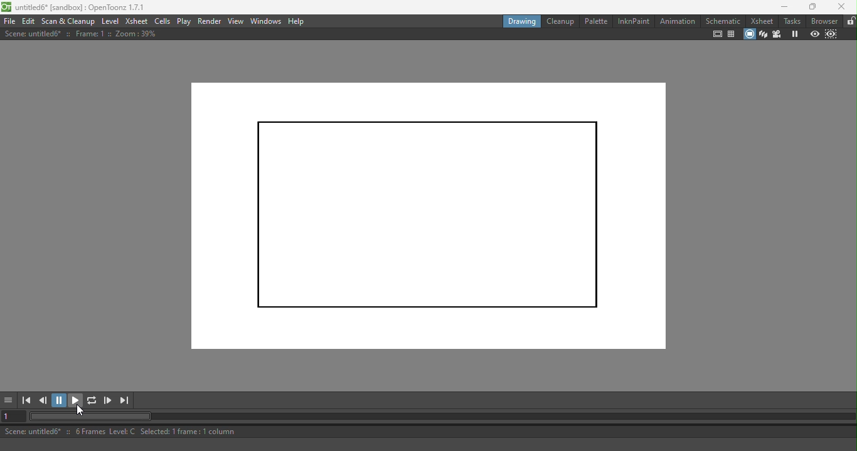  Describe the element at coordinates (77, 401) in the screenshot. I see `Play` at that location.